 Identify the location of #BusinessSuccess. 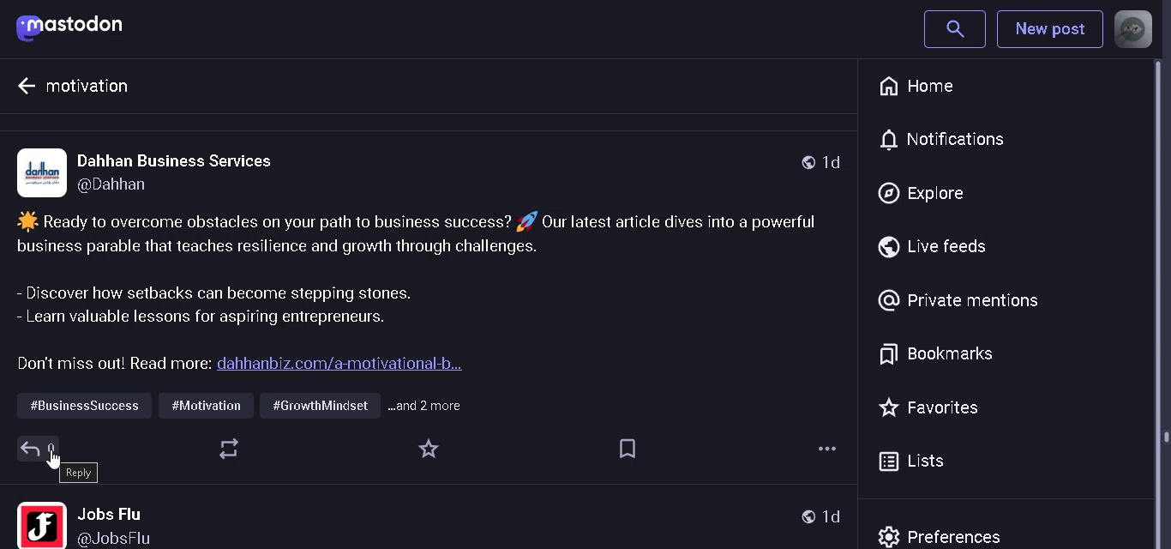
(82, 406).